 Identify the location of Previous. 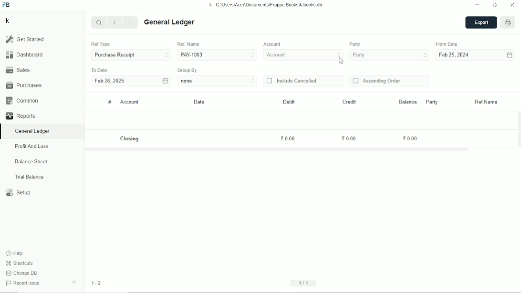
(115, 23).